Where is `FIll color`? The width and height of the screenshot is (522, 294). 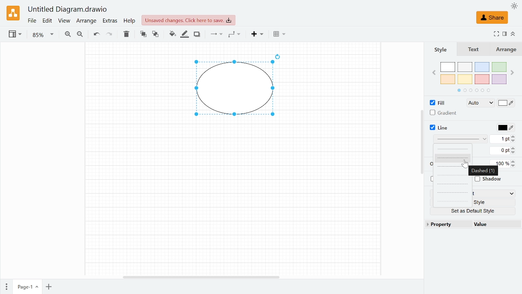 FIll color is located at coordinates (506, 103).